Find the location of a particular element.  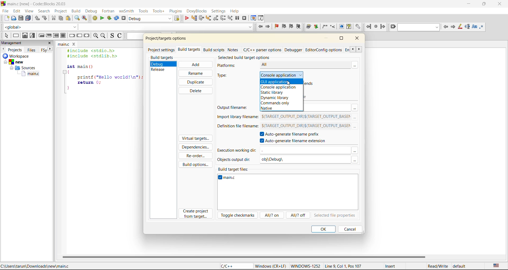

add is located at coordinates (196, 64).